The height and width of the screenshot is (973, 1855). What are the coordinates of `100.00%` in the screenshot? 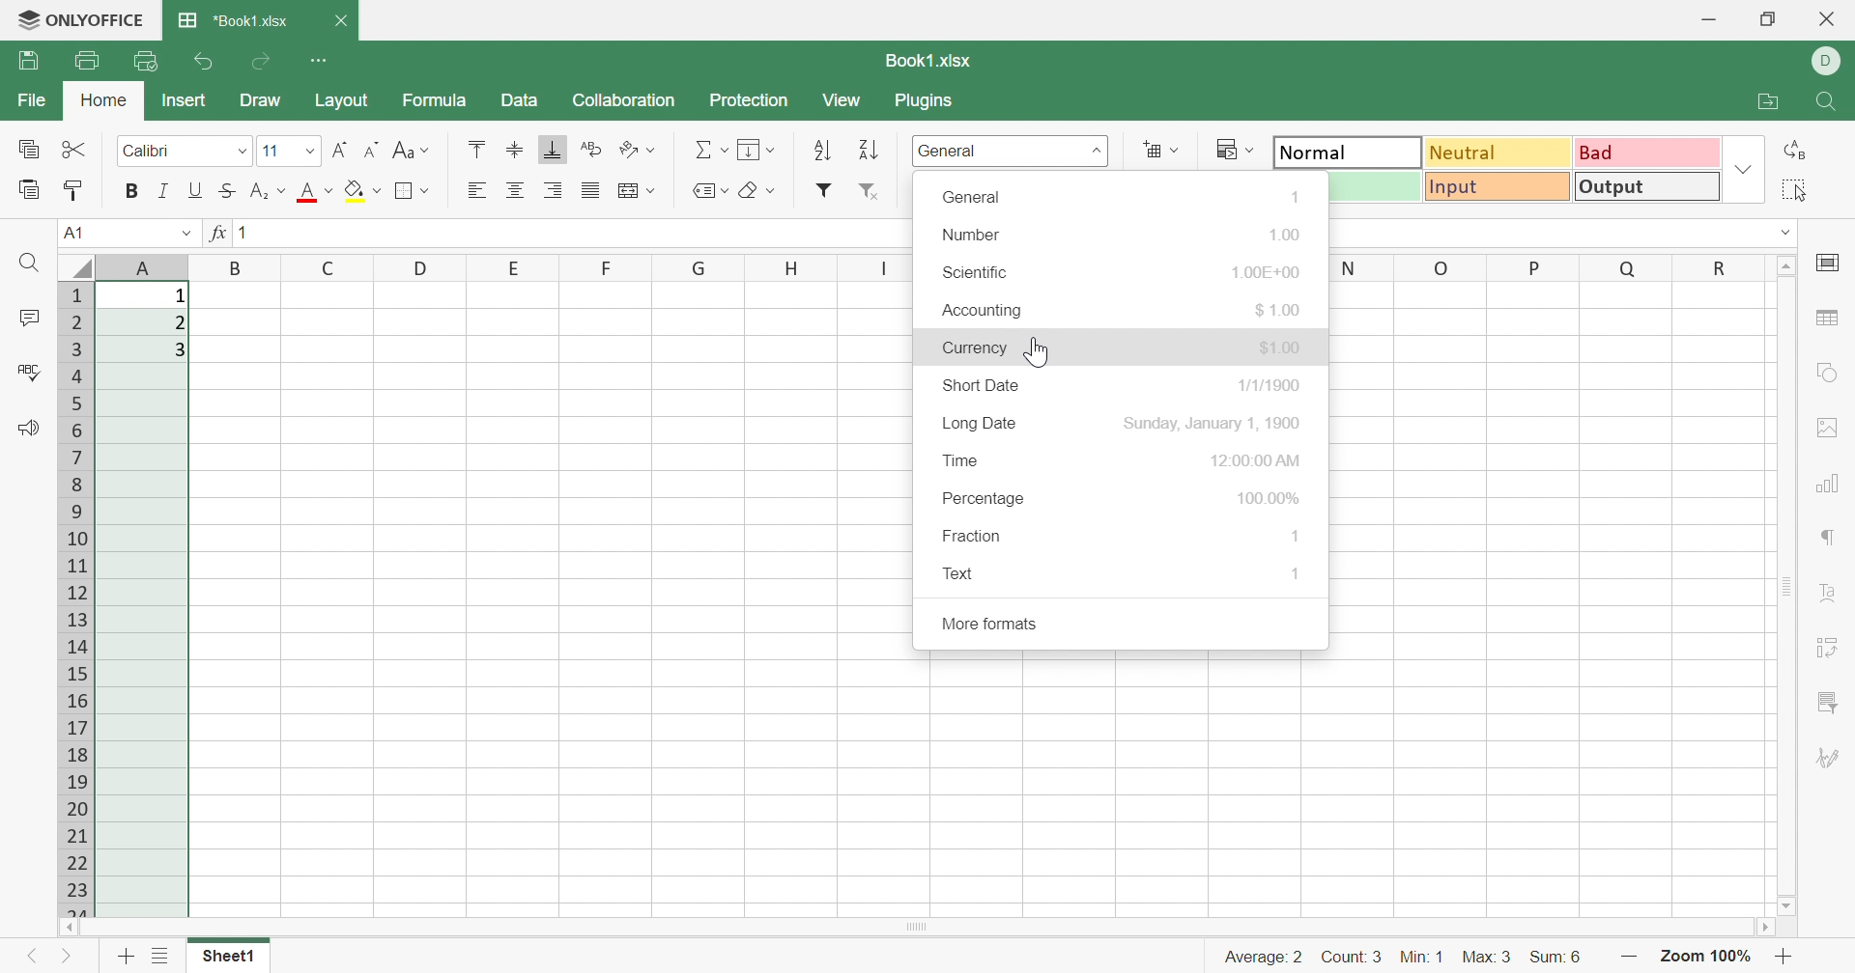 It's located at (1269, 498).